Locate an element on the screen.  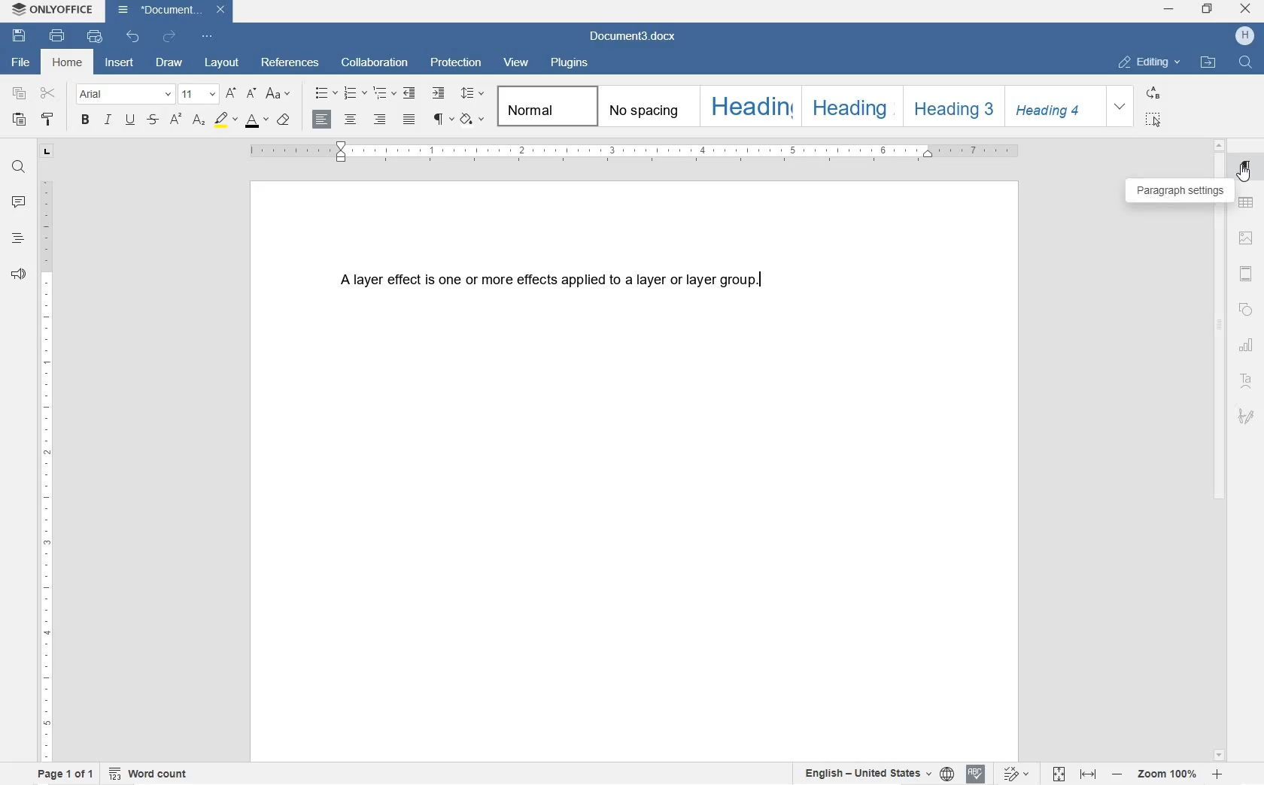
PRINT is located at coordinates (58, 36).